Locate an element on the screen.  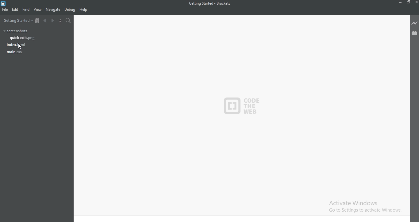
Edit is located at coordinates (15, 10).